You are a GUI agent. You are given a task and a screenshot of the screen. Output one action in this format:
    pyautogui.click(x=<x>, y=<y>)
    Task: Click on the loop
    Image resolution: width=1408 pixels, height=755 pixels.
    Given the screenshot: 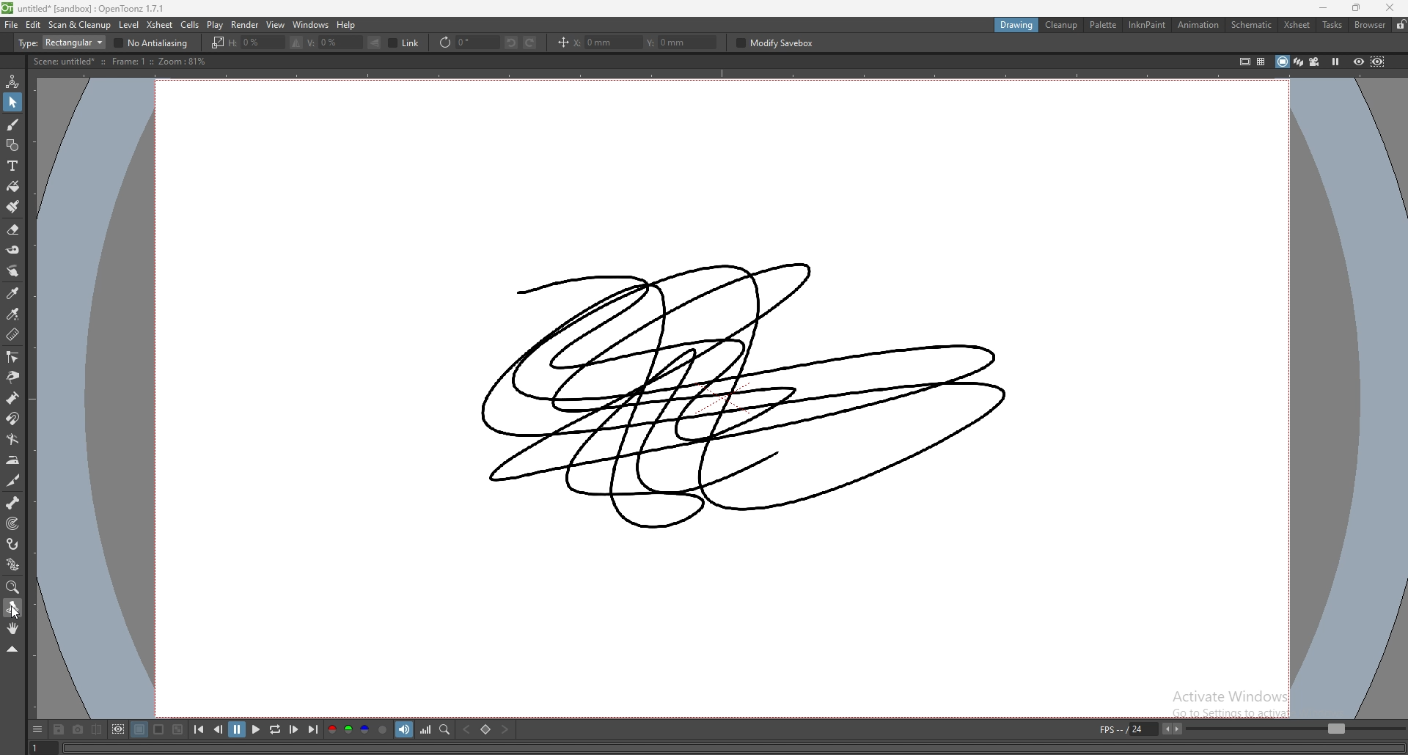 What is the action you would take?
    pyautogui.click(x=274, y=730)
    